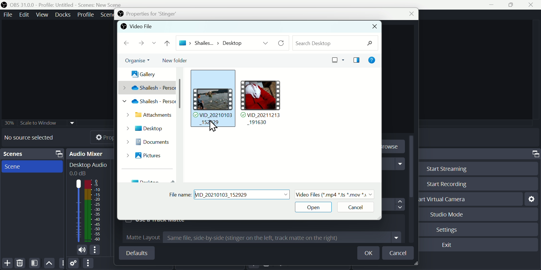  I want to click on Add, so click(7, 263).